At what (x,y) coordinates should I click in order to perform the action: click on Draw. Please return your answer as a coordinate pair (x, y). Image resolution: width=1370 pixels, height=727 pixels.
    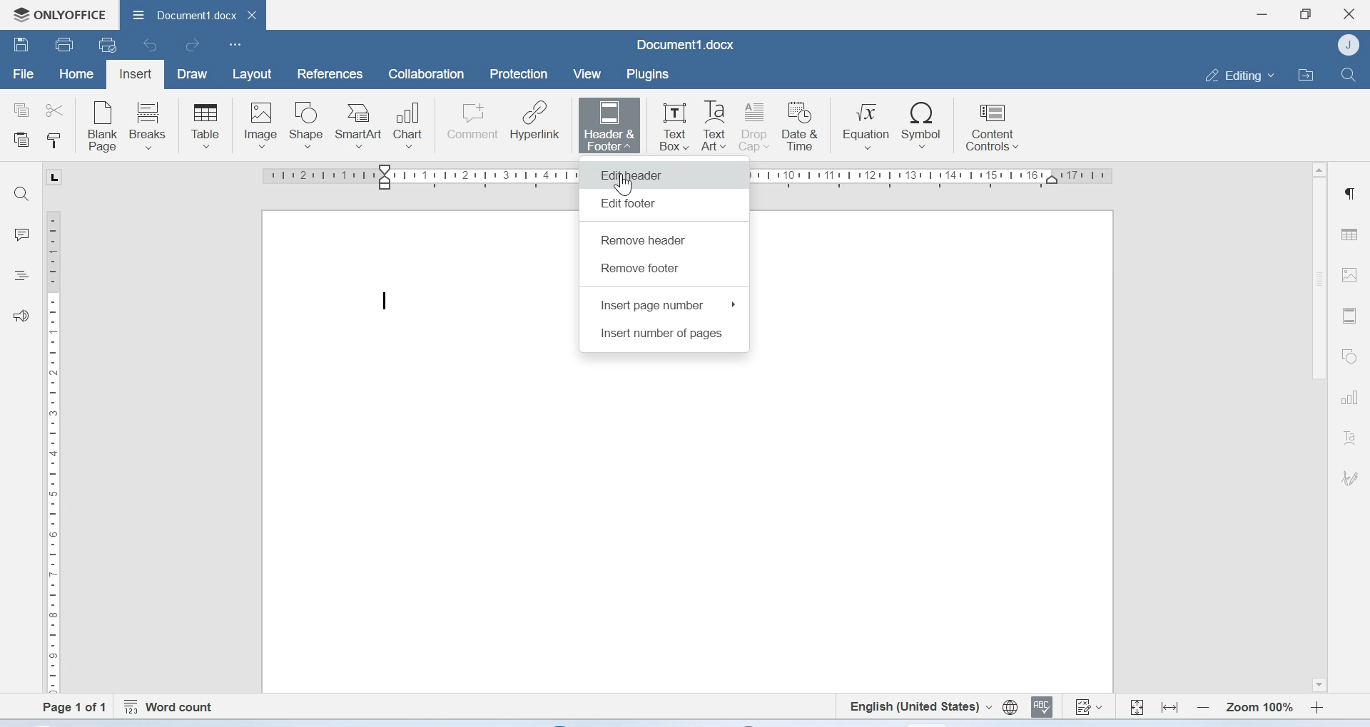
    Looking at the image, I should click on (196, 73).